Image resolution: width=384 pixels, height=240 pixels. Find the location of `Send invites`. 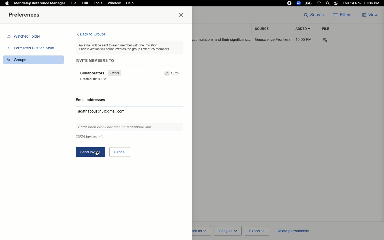

Send invites is located at coordinates (91, 152).